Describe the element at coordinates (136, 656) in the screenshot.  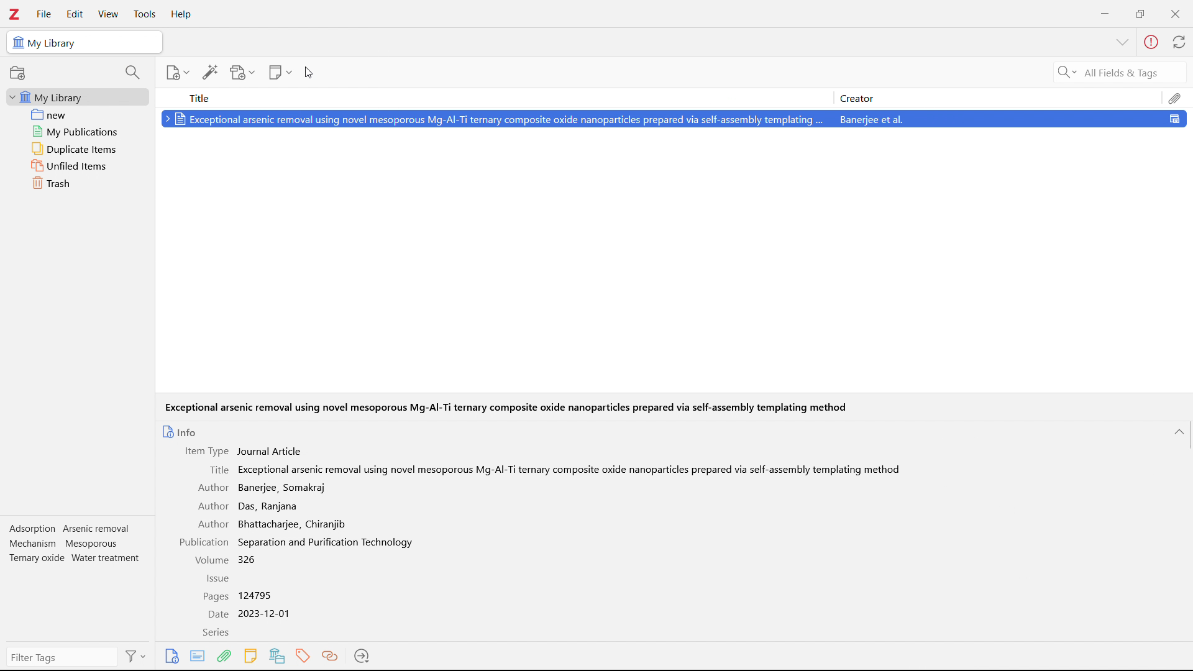
I see `Filters` at that location.